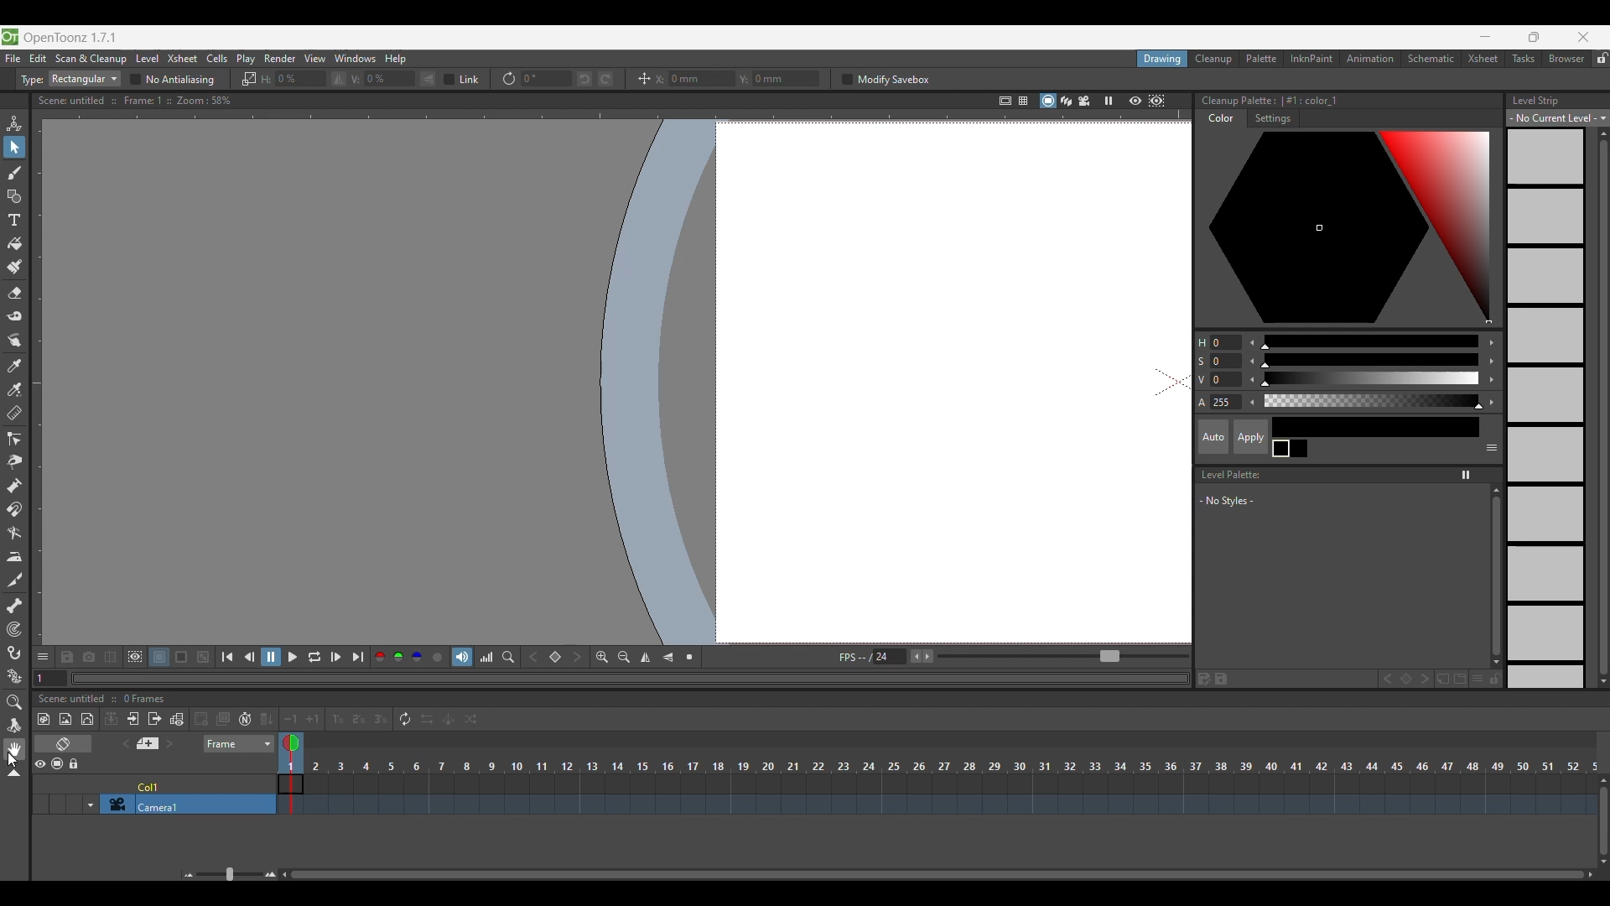 This screenshot has height=906, width=1610. Describe the element at coordinates (229, 875) in the screenshot. I see `Slider to zoom in/out` at that location.